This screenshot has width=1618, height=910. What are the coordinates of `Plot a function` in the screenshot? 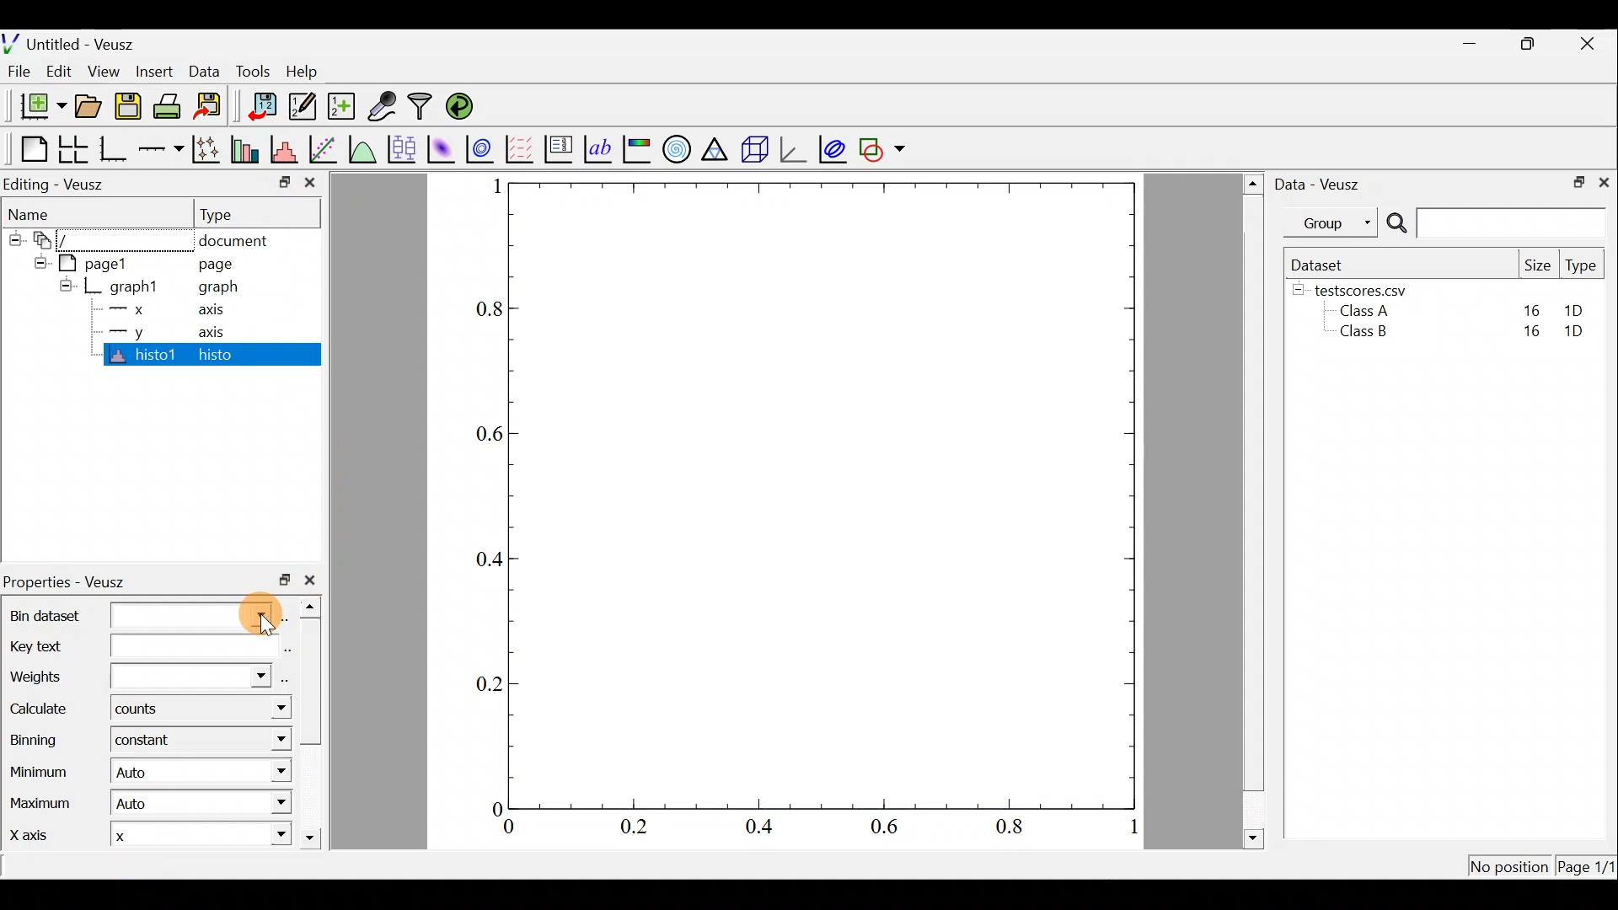 It's located at (362, 147).